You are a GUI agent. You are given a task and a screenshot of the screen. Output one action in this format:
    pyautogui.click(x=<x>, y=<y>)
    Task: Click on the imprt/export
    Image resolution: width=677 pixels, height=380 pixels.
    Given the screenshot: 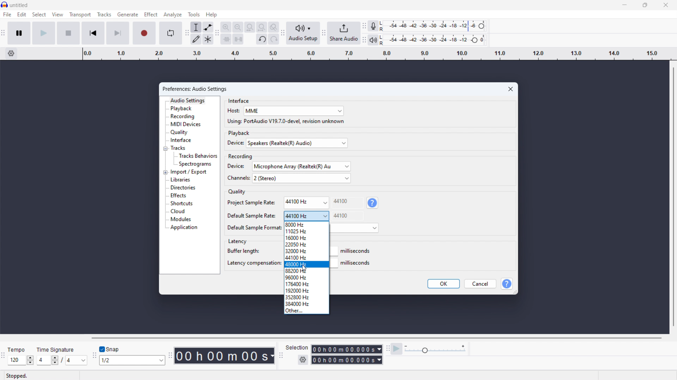 What is the action you would take?
    pyautogui.click(x=189, y=172)
    